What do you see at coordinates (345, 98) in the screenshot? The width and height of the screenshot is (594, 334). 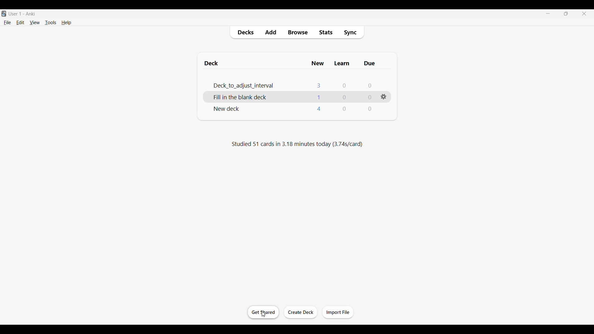 I see `0` at bounding box center [345, 98].